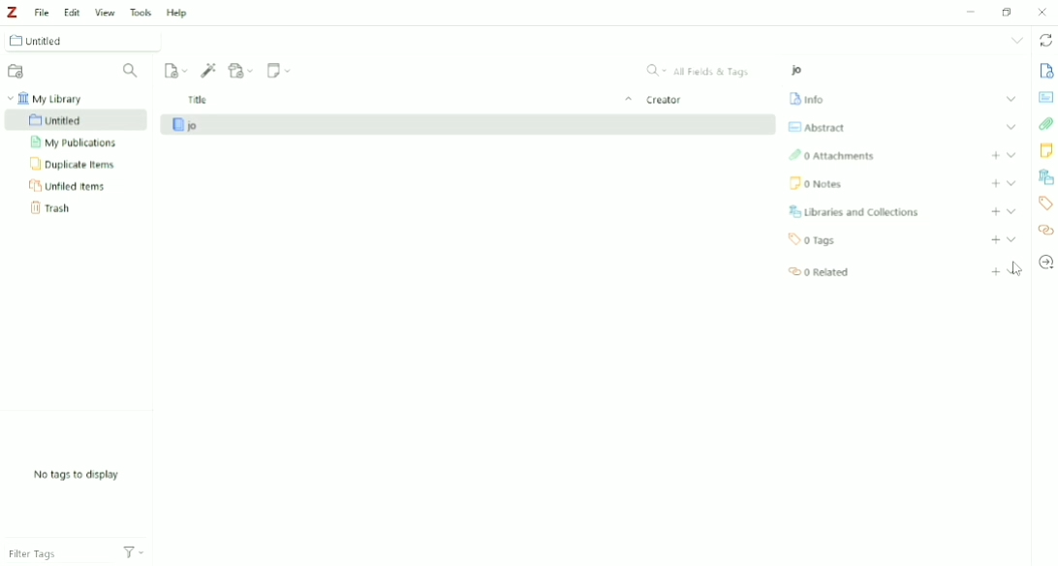 The image size is (1058, 566). I want to click on Libraries and Collections, so click(853, 210).